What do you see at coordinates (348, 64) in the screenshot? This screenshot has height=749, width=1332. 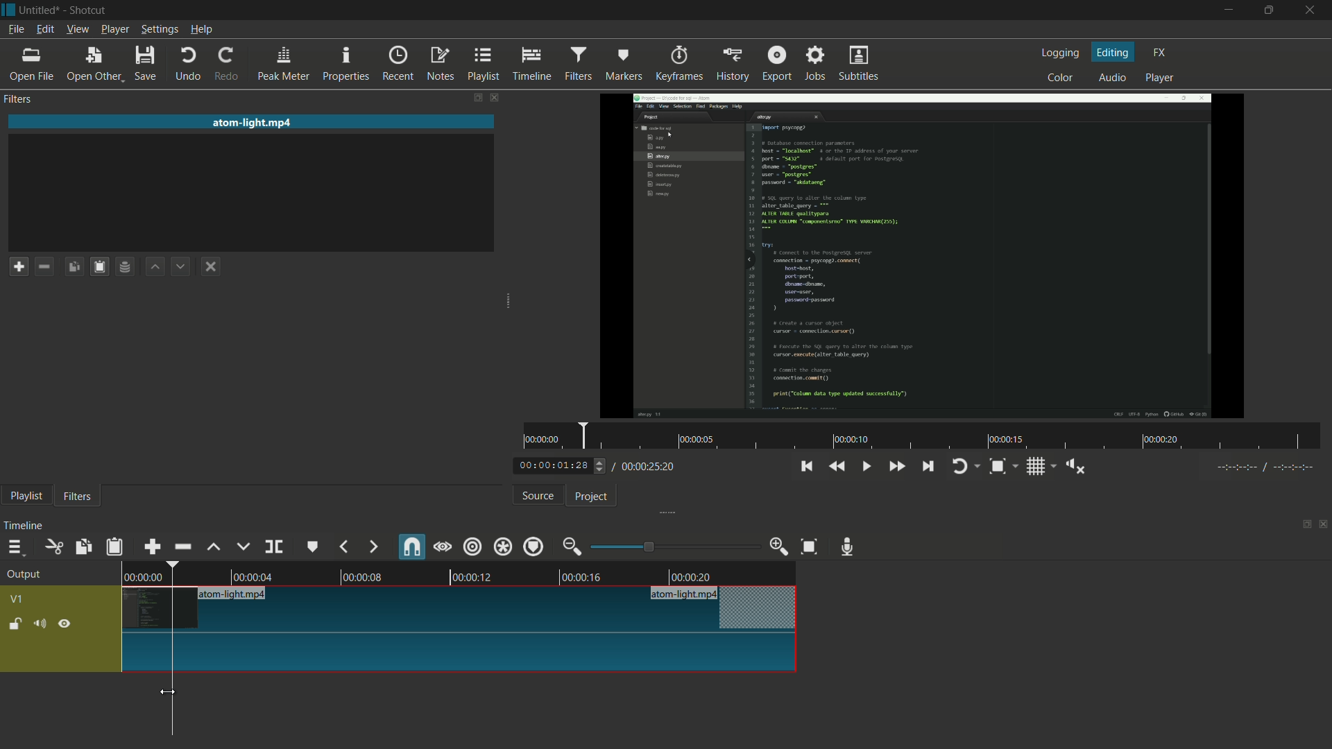 I see `properties` at bounding box center [348, 64].